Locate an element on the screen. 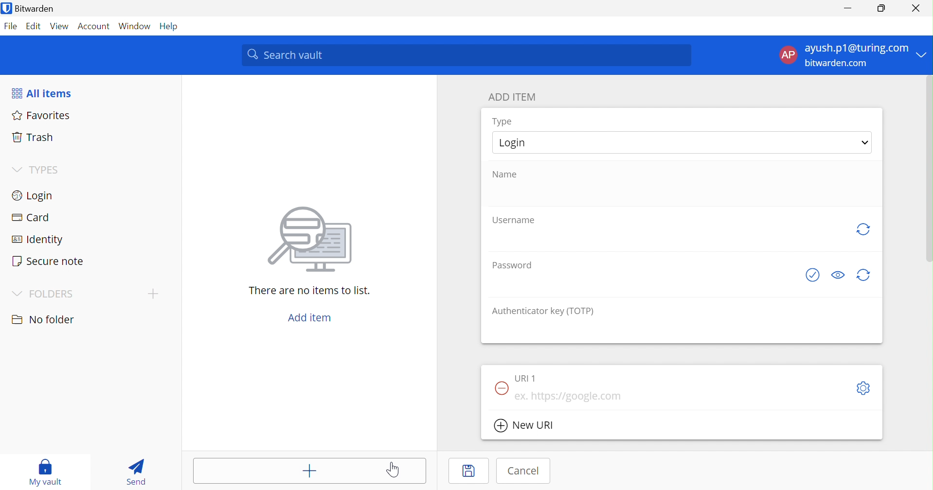  ADD ITEM is located at coordinates (514, 98).